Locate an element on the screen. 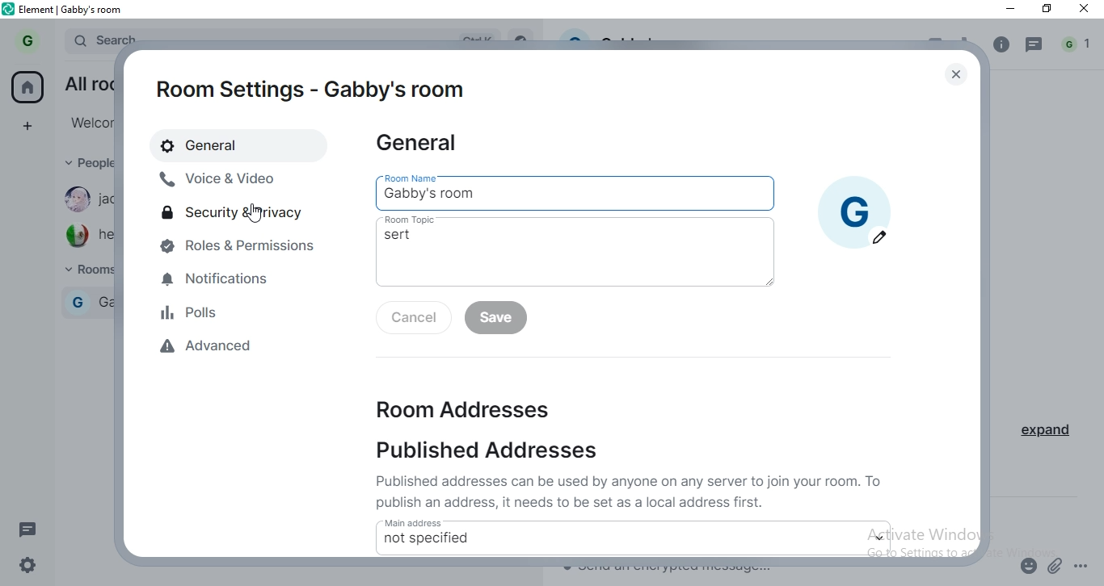 This screenshot has height=586, width=1104. G is located at coordinates (77, 302).